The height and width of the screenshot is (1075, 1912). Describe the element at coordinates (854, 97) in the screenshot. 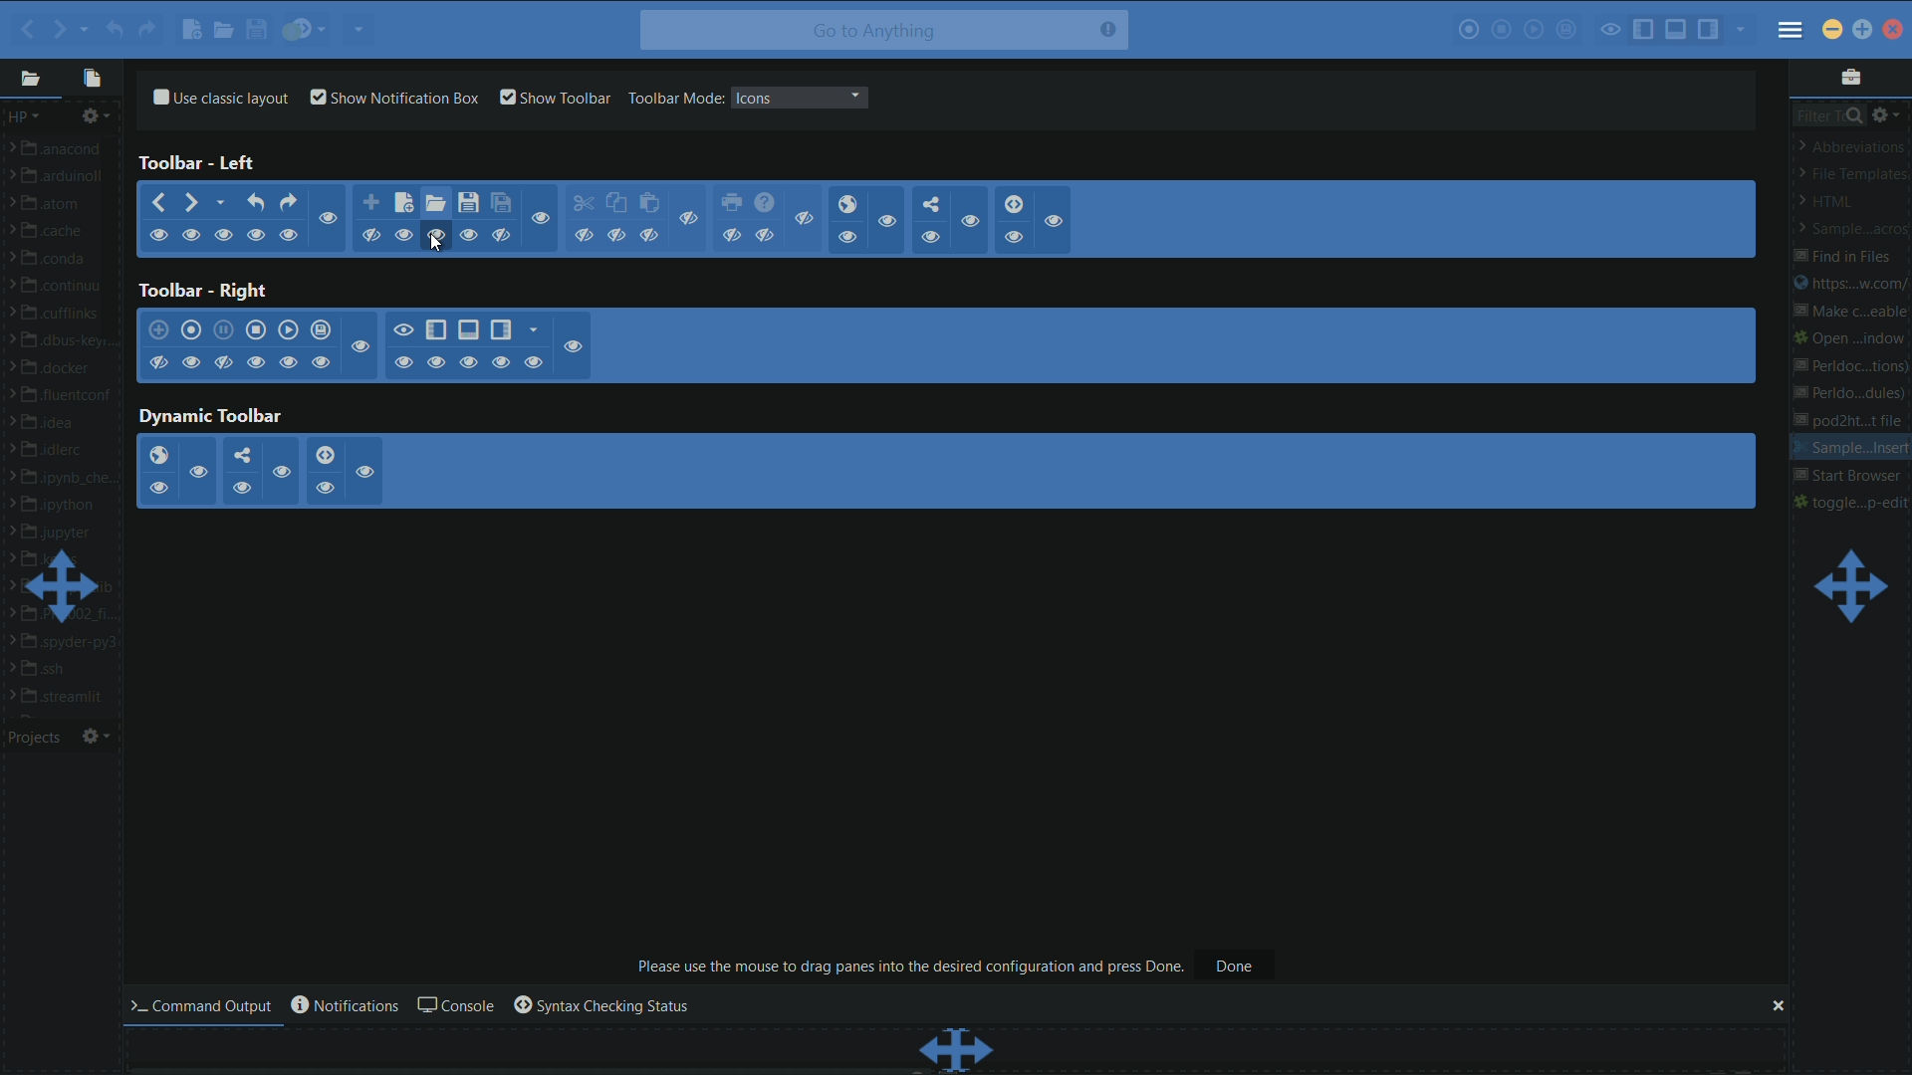

I see `dropdown` at that location.